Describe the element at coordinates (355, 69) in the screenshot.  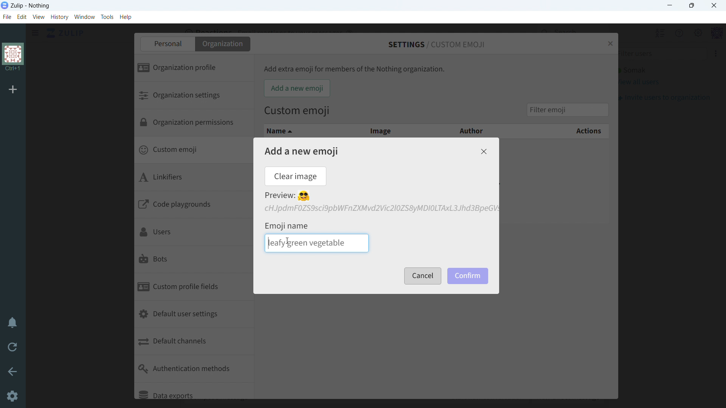
I see `Add extra emoji for members of the Nothing organization.` at that location.